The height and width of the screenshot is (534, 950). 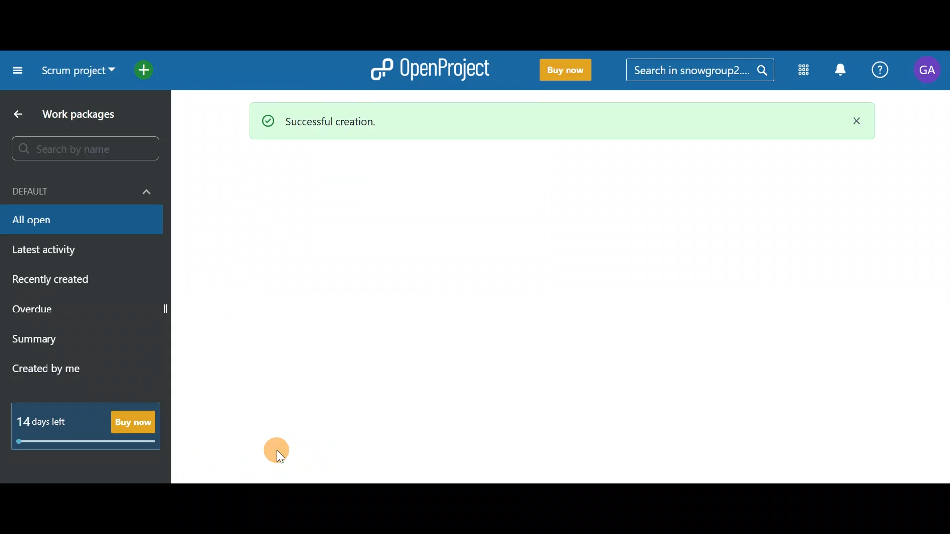 What do you see at coordinates (80, 189) in the screenshot?
I see `Default` at bounding box center [80, 189].